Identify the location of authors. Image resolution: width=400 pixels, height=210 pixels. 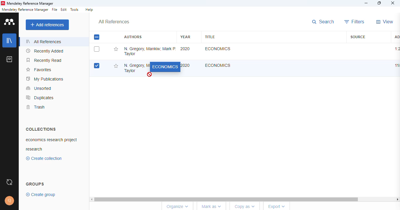
(133, 37).